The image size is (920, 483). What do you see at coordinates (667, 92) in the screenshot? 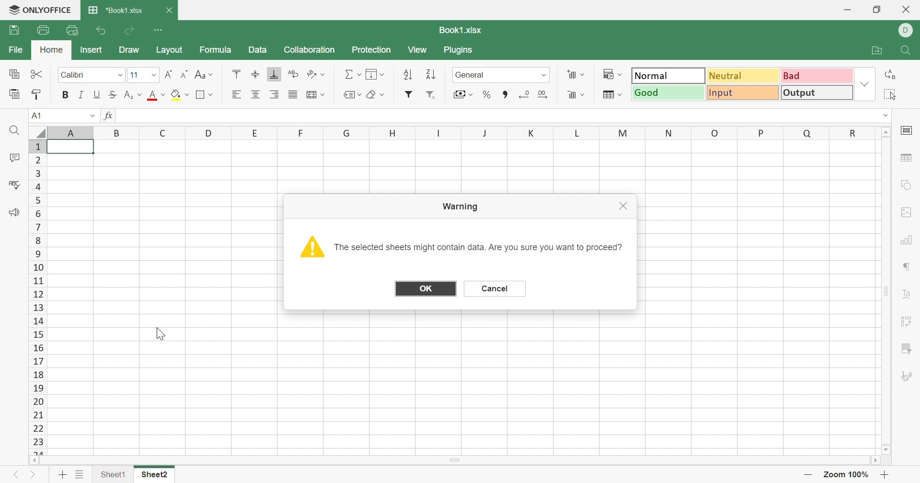
I see `Good` at bounding box center [667, 92].